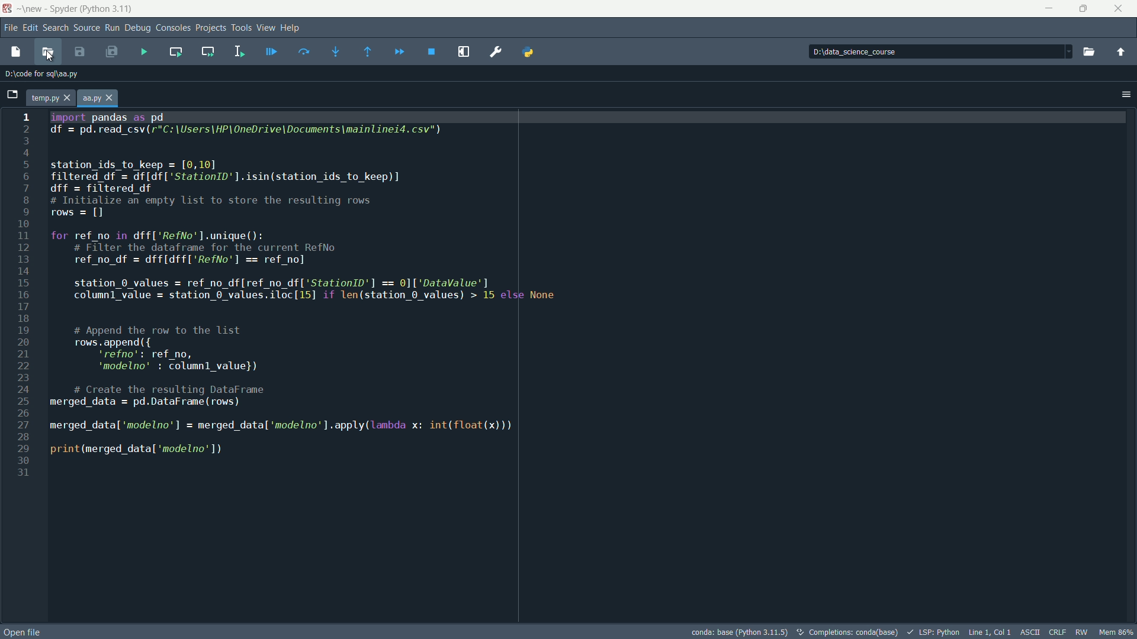 This screenshot has width=1137, height=639. What do you see at coordinates (1120, 8) in the screenshot?
I see `close` at bounding box center [1120, 8].